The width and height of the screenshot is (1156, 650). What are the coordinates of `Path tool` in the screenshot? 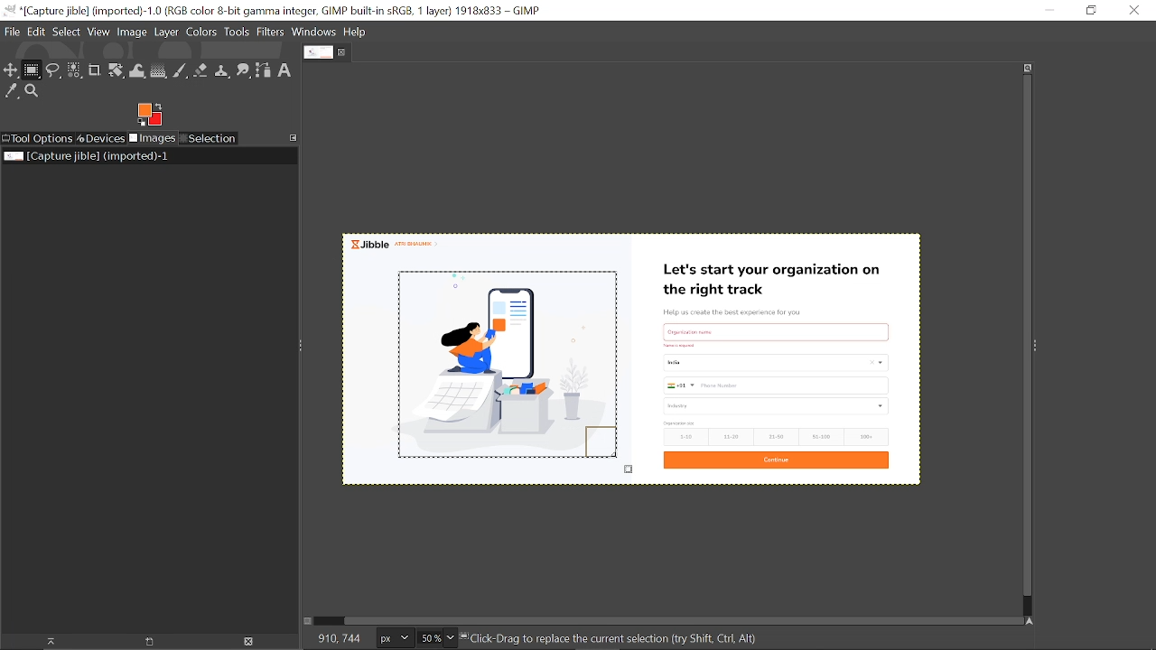 It's located at (265, 70).